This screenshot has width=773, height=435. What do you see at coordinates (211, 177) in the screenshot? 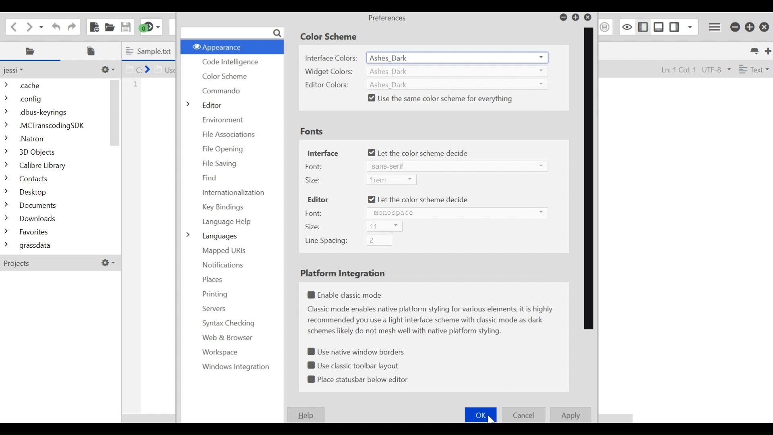
I see `Find` at bounding box center [211, 177].